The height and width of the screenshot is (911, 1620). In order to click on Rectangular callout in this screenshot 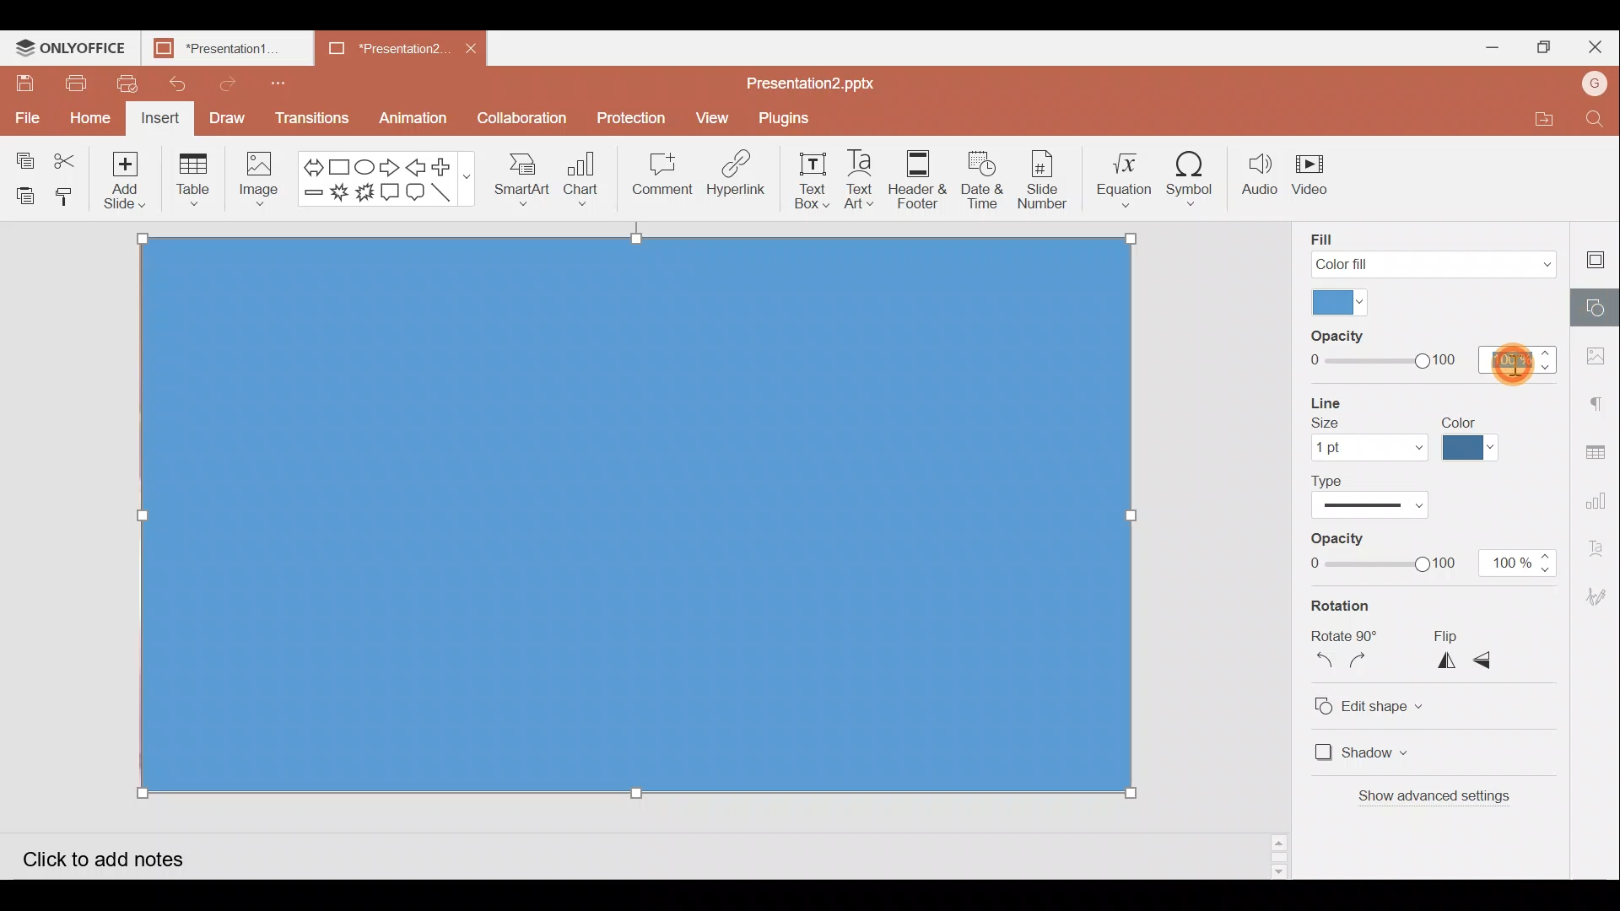, I will do `click(391, 192)`.